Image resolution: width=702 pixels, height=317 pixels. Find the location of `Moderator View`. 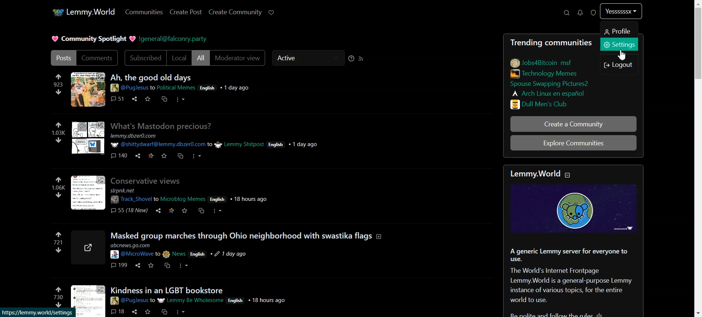

Moderator View is located at coordinates (238, 59).